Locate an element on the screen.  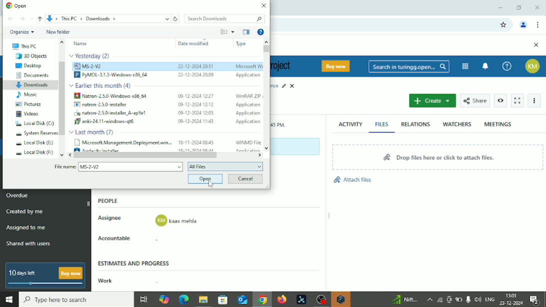
Recent locations is located at coordinates (30, 17).